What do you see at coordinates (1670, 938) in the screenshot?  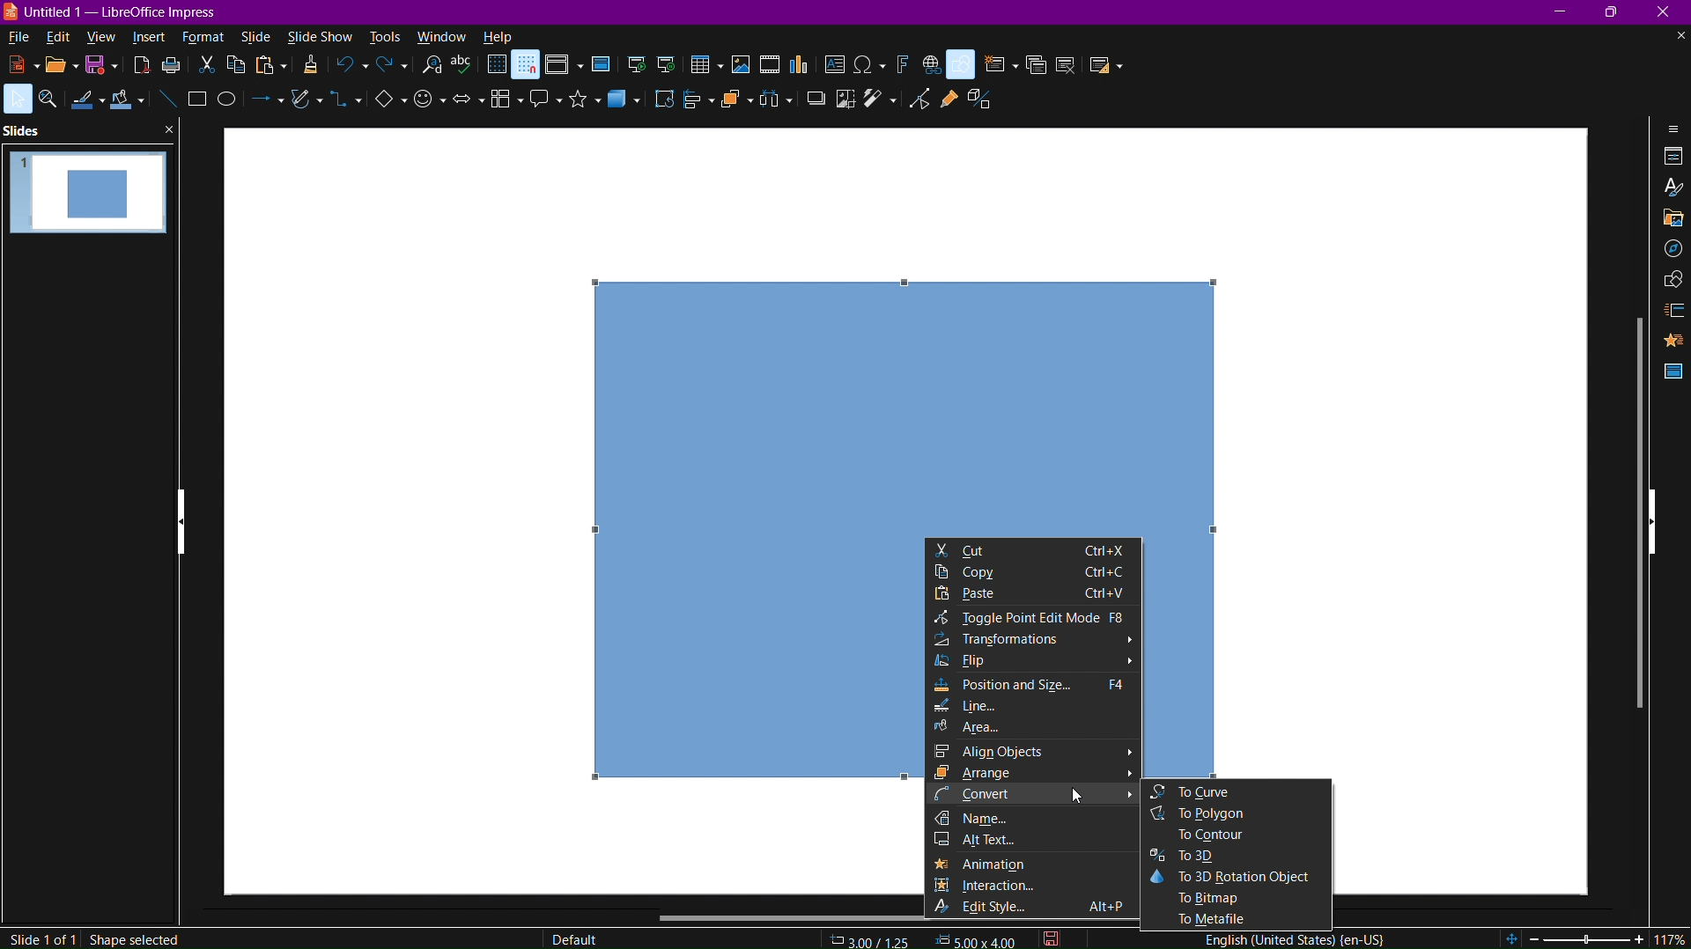 I see `zoom factor` at bounding box center [1670, 938].